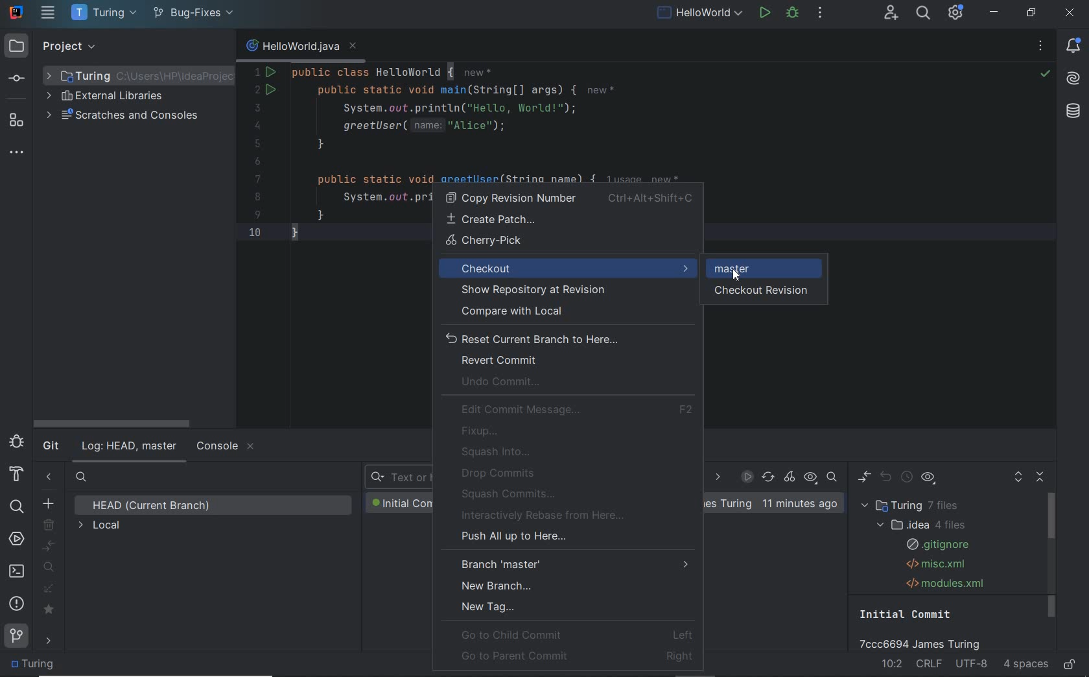  What do you see at coordinates (887, 478) in the screenshot?
I see `revert` at bounding box center [887, 478].